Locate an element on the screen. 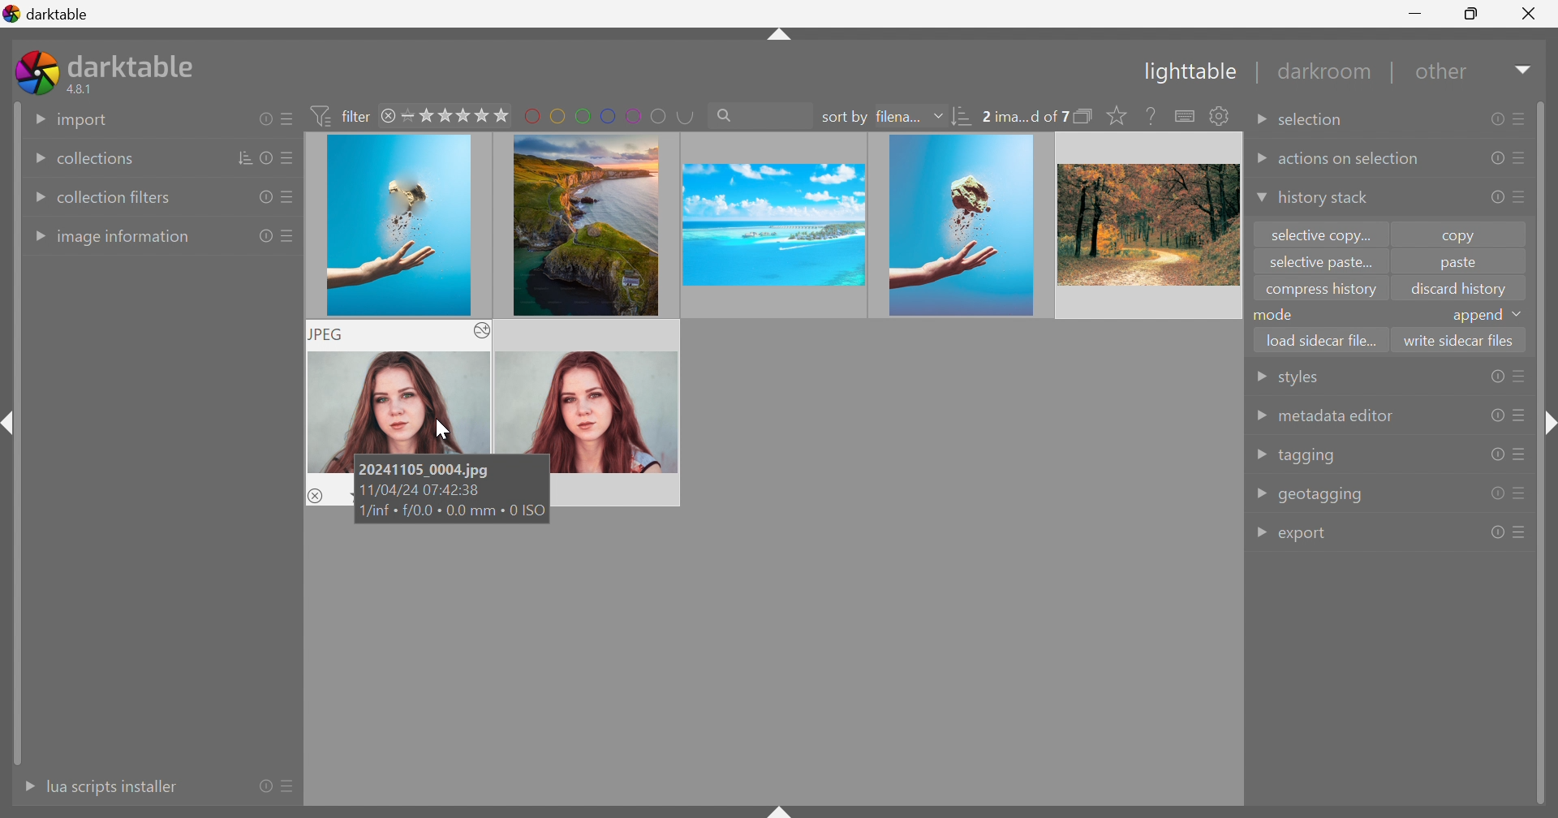  search is located at coordinates (758, 114).